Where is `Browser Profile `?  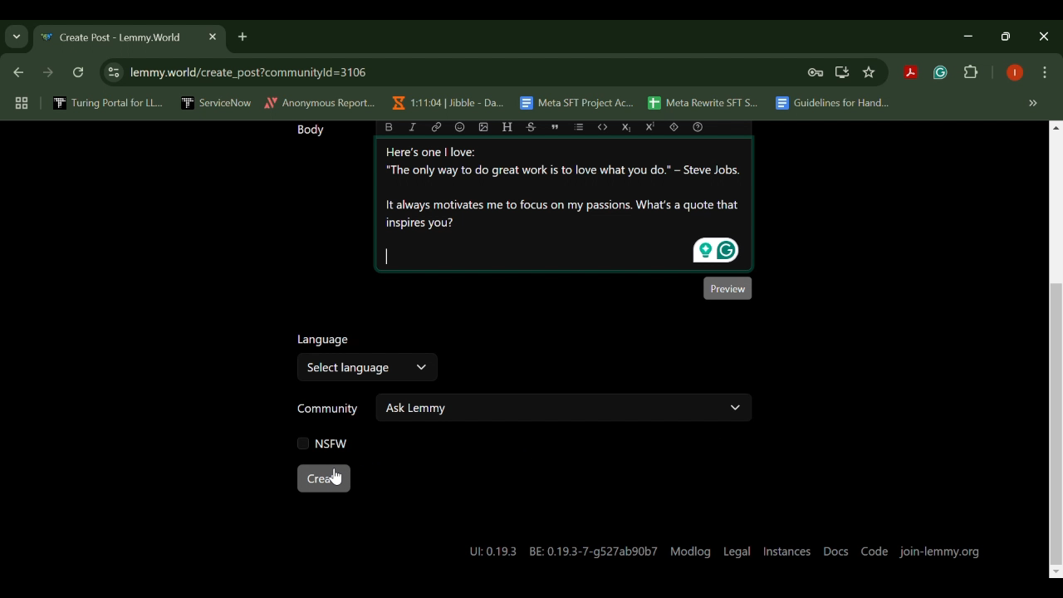 Browser Profile  is located at coordinates (1015, 74).